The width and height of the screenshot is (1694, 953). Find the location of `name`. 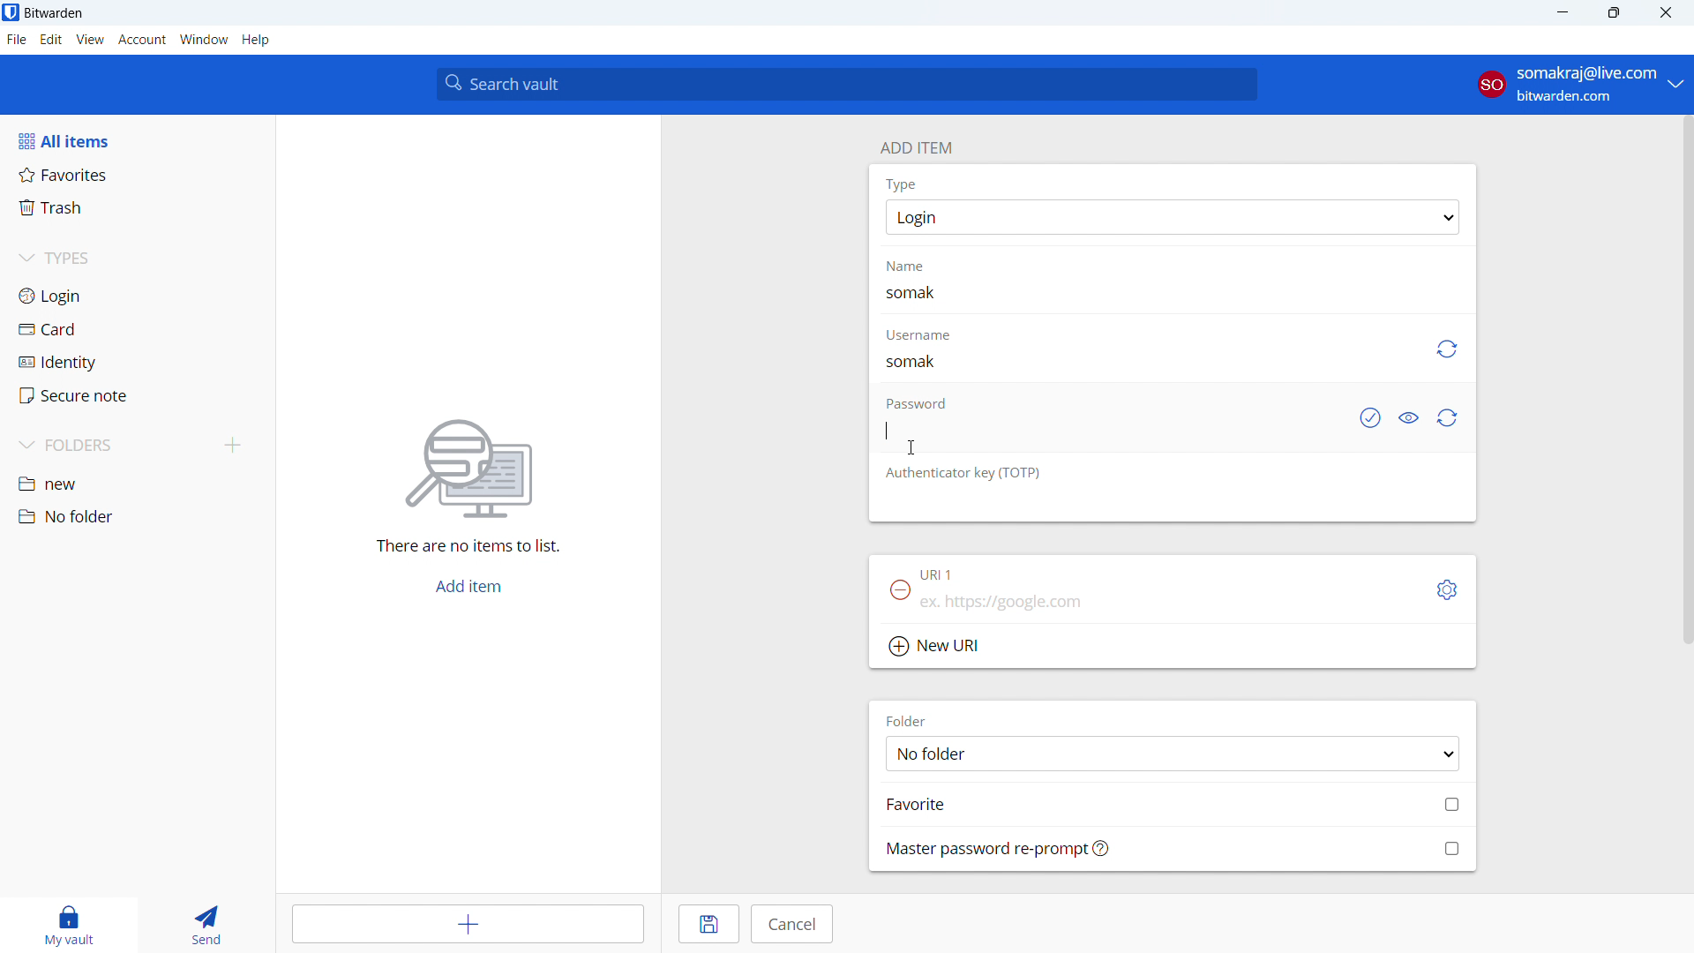

name is located at coordinates (917, 266).